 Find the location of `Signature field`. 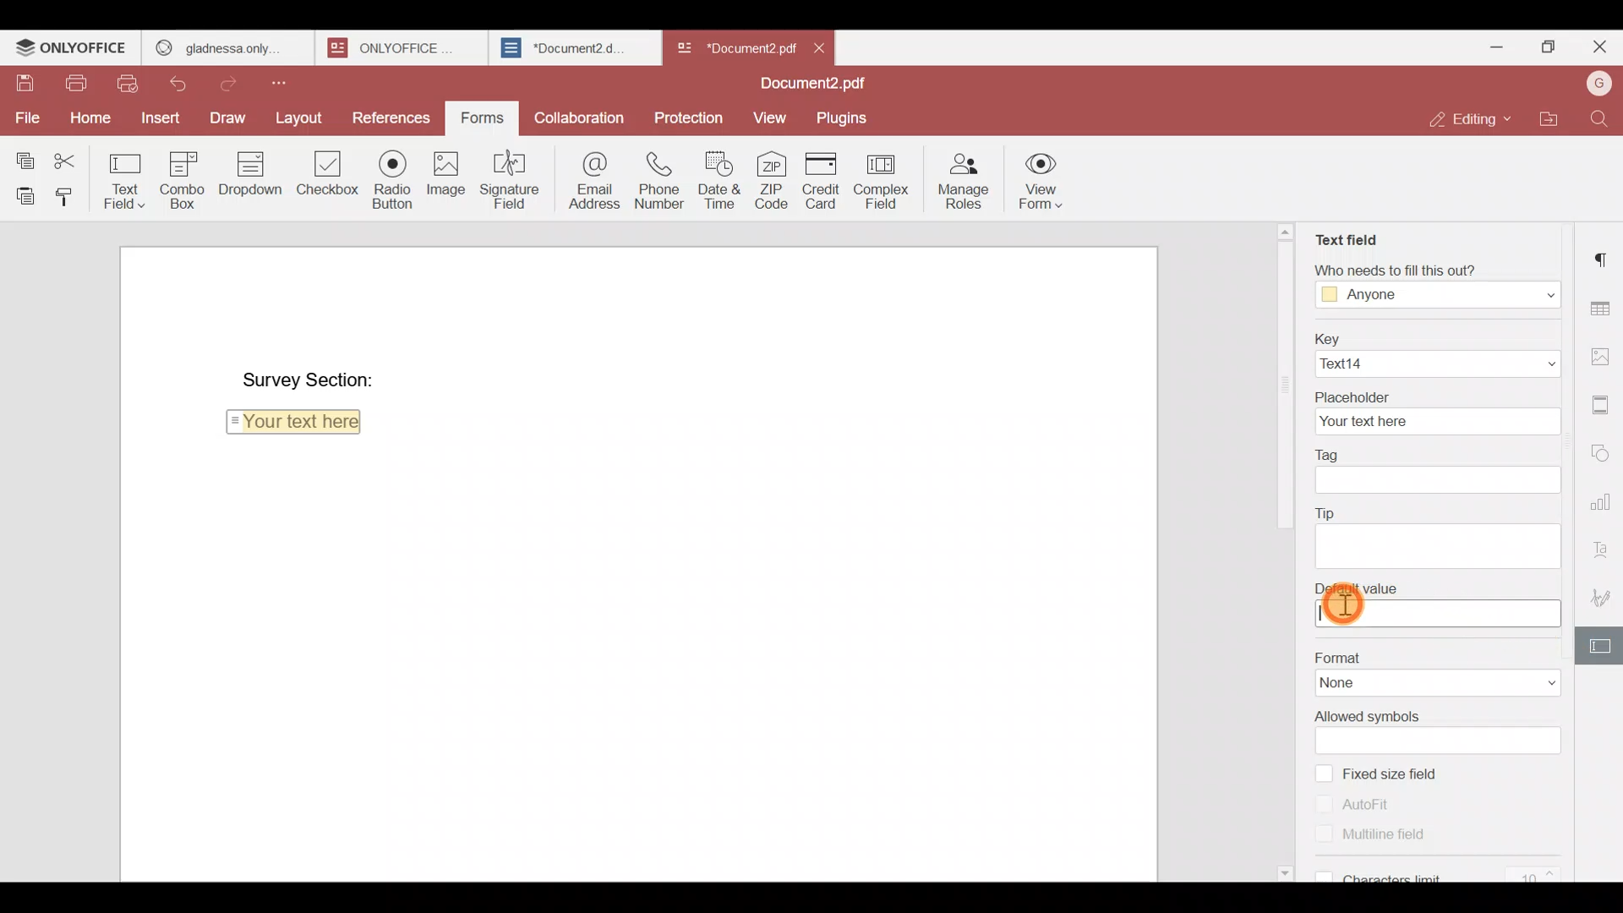

Signature field is located at coordinates (514, 178).